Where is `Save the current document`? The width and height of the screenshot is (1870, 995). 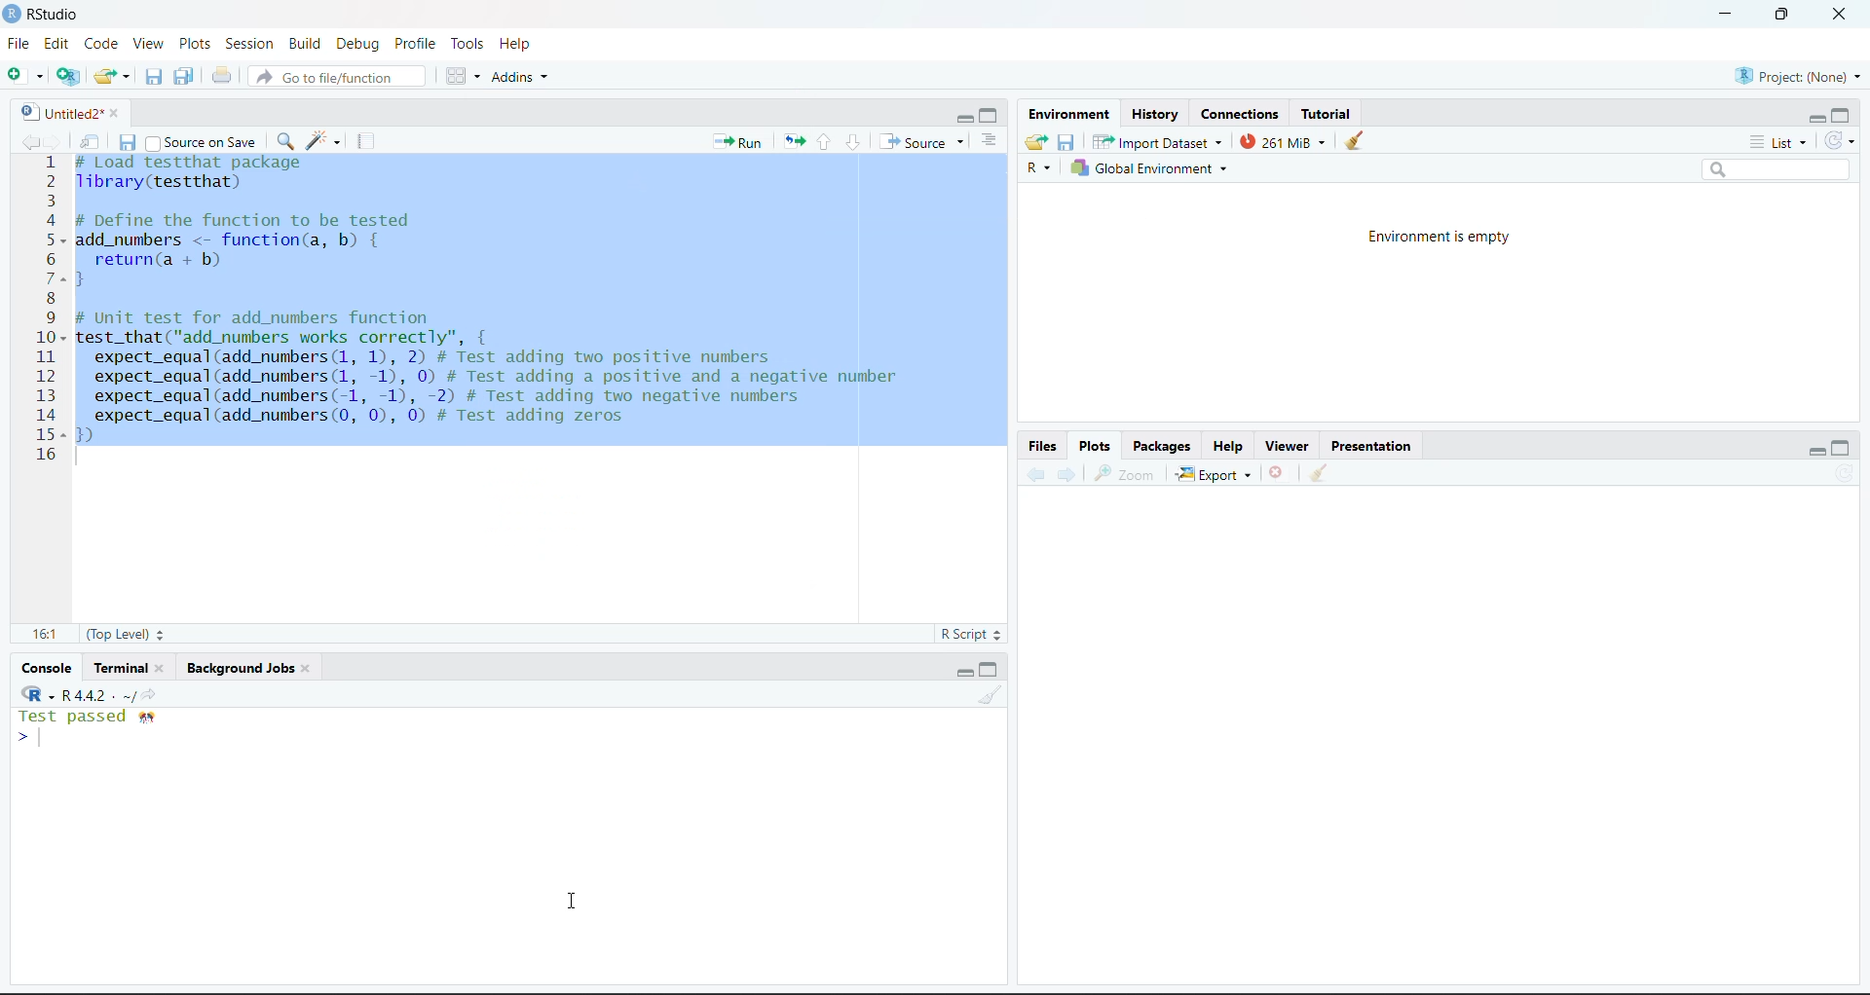 Save the current document is located at coordinates (153, 76).